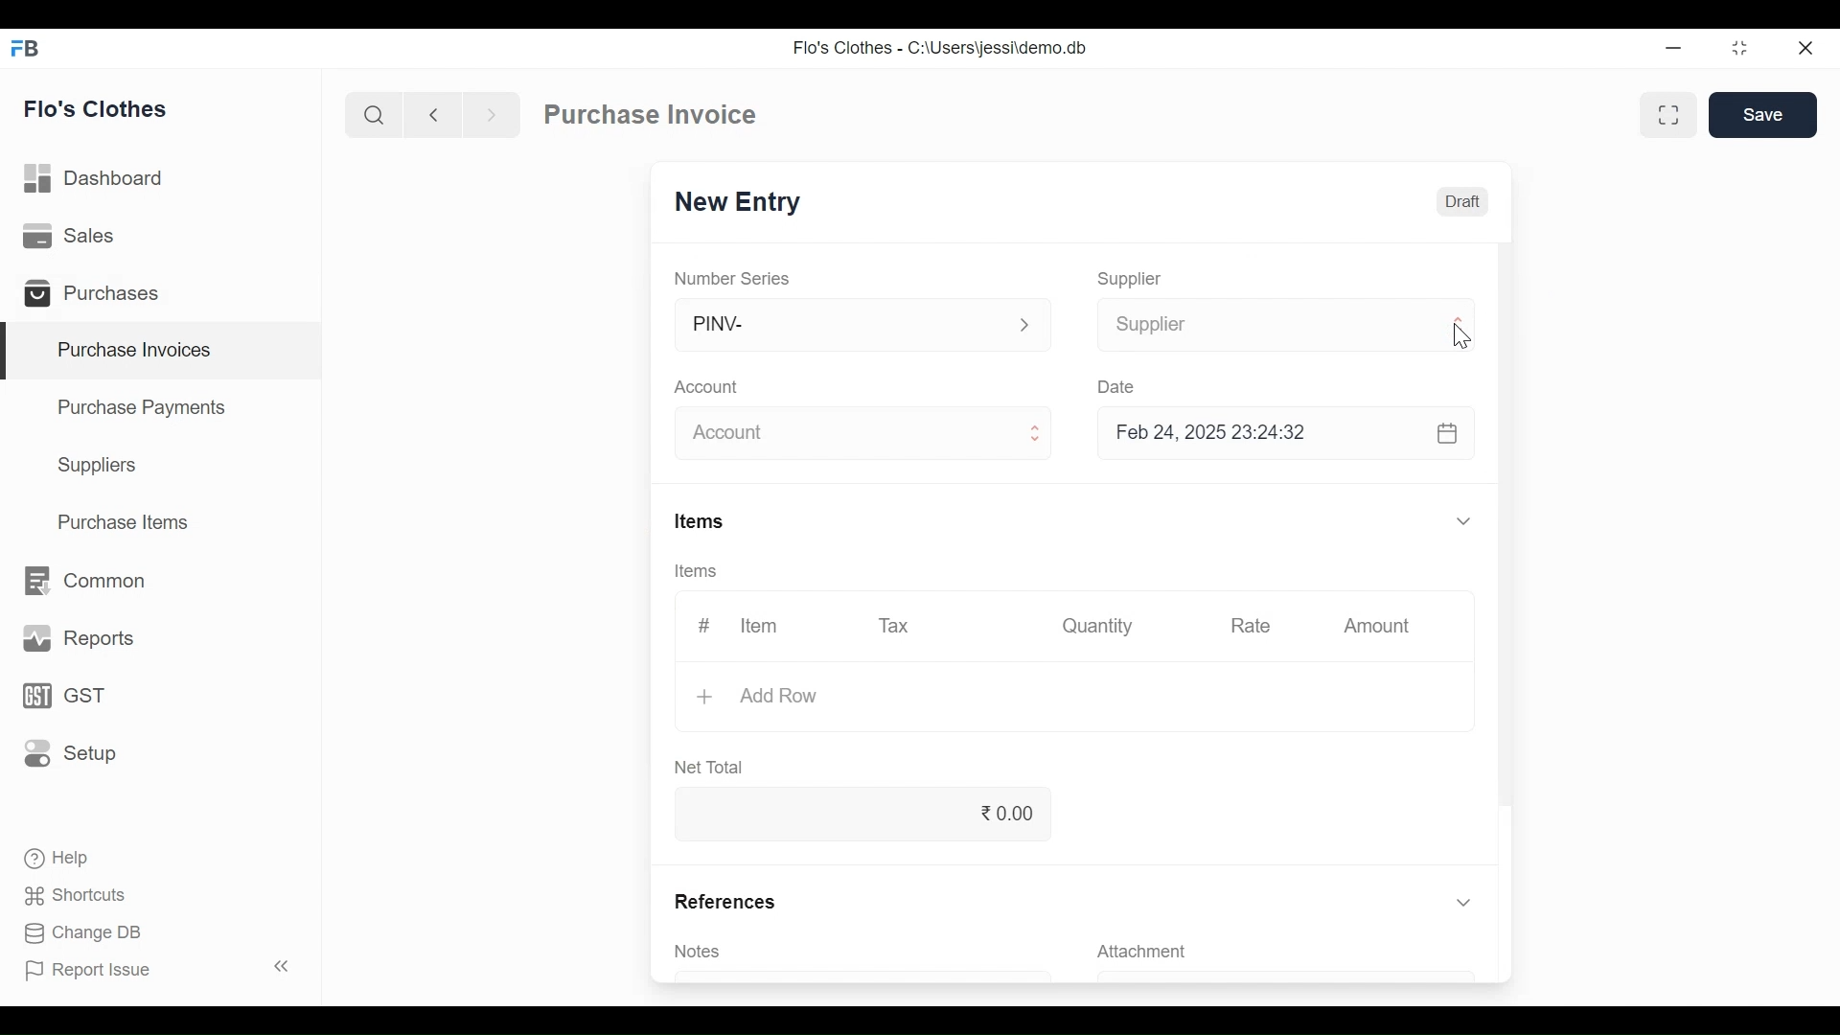 The height and width of the screenshot is (1035, 1840). Describe the element at coordinates (714, 767) in the screenshot. I see `Net Total` at that location.